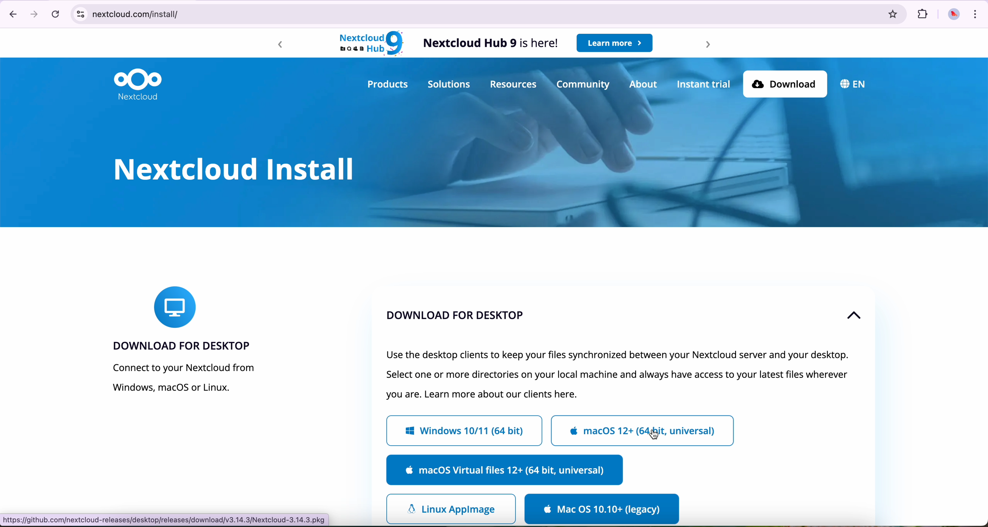  I want to click on Windows 10/11 (64 bit), so click(464, 431).